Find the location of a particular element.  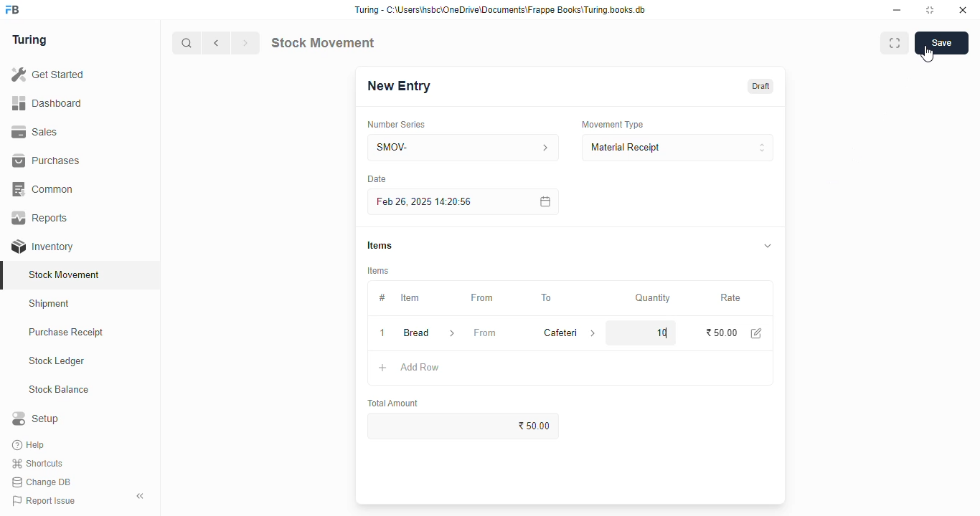

from is located at coordinates (485, 333).